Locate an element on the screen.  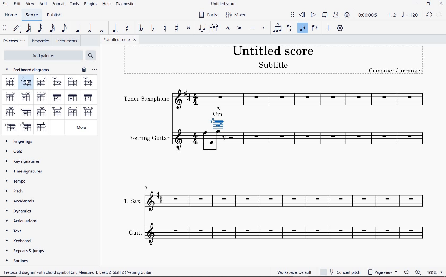
REWIND is located at coordinates (302, 15).